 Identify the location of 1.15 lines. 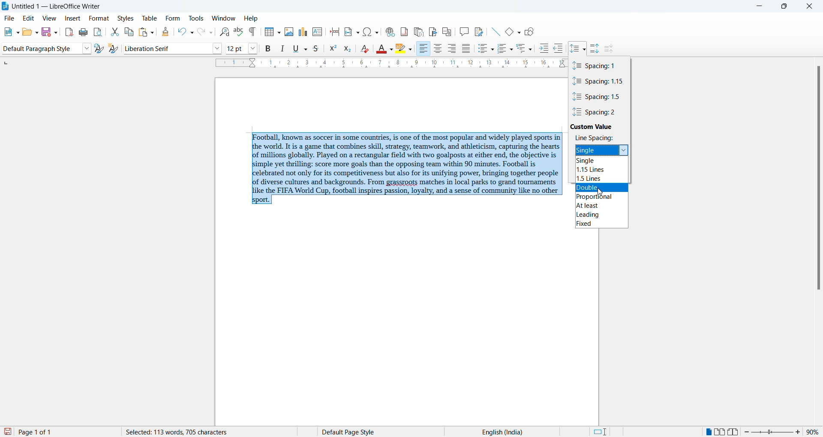
(603, 169).